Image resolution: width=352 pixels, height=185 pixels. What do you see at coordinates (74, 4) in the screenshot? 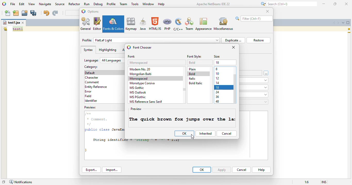
I see `refactor` at bounding box center [74, 4].